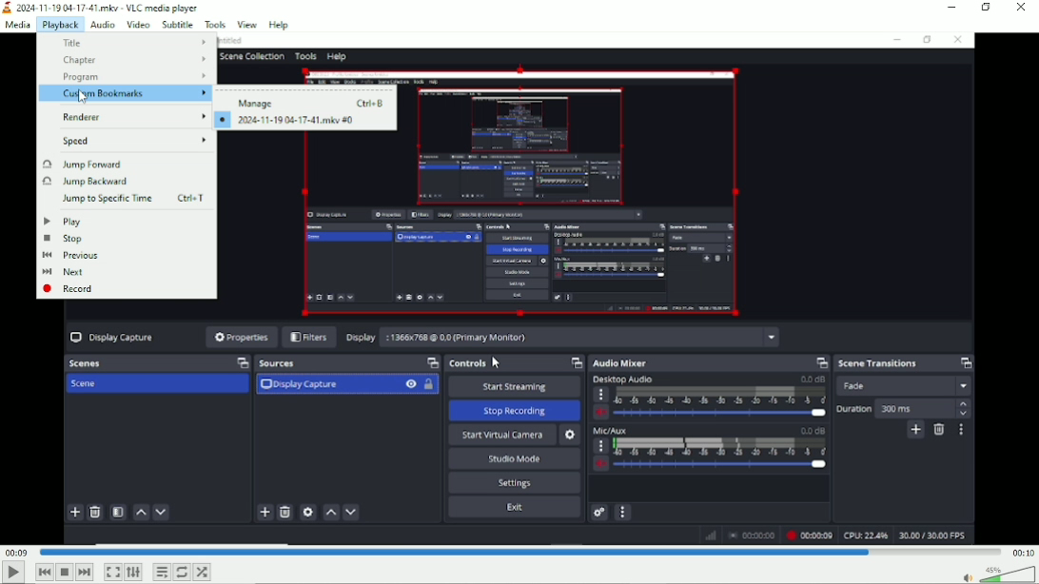 The height and width of the screenshot is (584, 1039). I want to click on Media, so click(16, 25).